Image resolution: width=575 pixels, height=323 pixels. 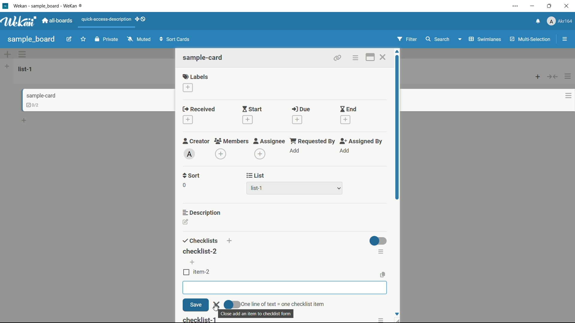 What do you see at coordinates (107, 19) in the screenshot?
I see `quick-access-description` at bounding box center [107, 19].